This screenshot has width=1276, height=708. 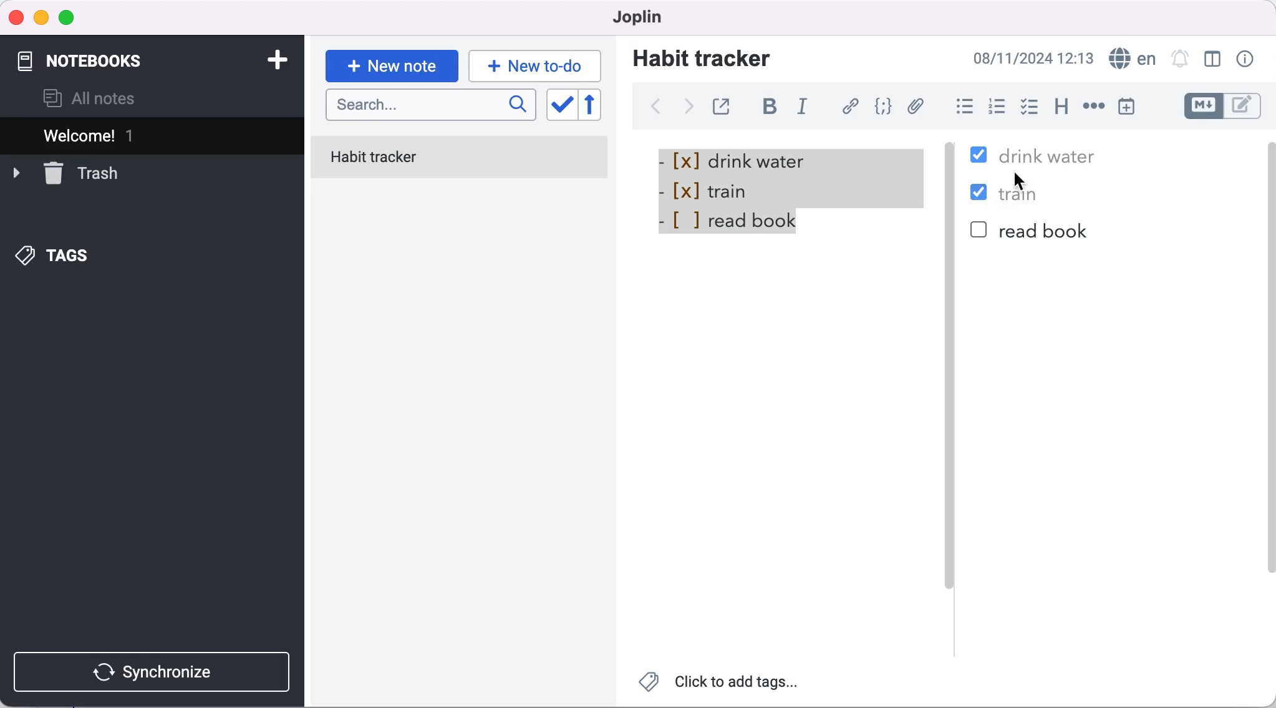 What do you see at coordinates (41, 18) in the screenshot?
I see `minimize` at bounding box center [41, 18].